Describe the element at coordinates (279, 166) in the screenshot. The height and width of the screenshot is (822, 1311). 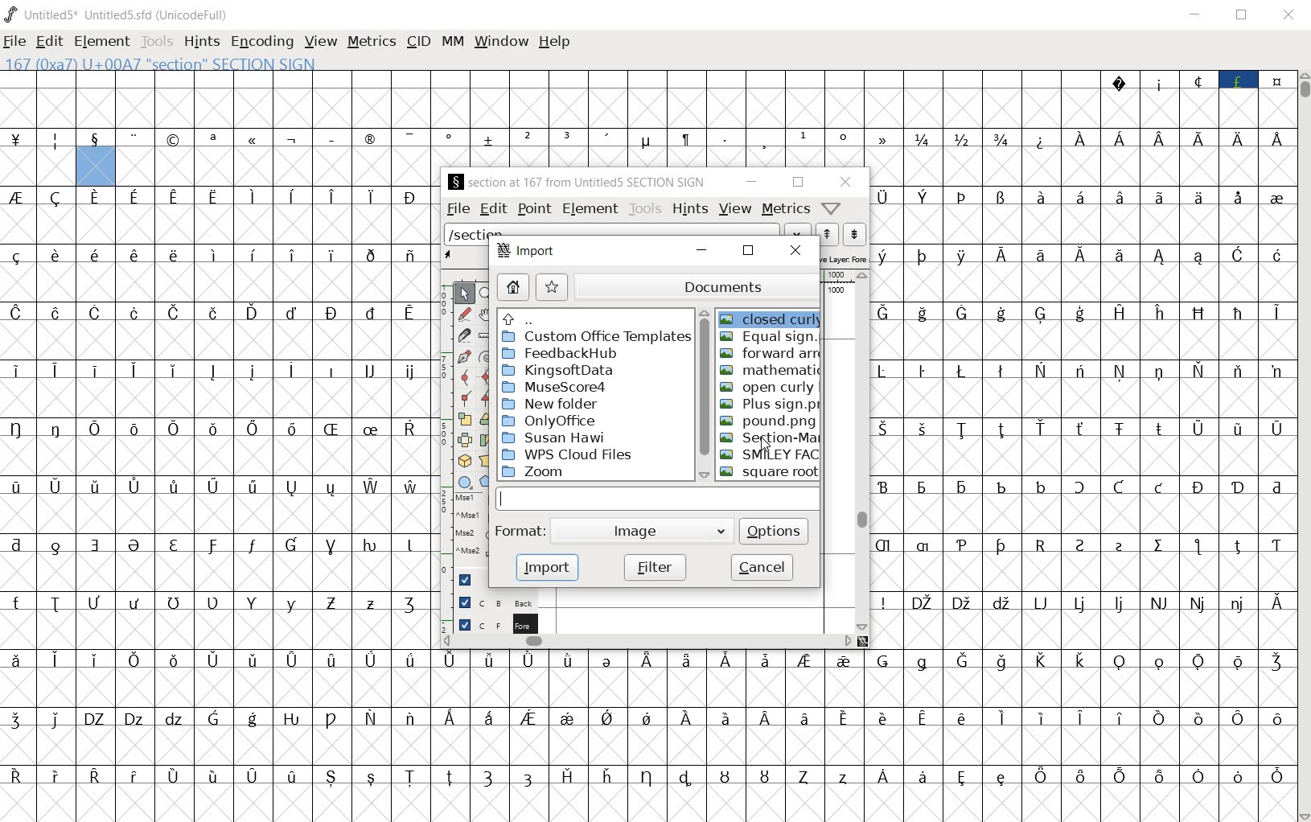
I see `empty cells` at that location.